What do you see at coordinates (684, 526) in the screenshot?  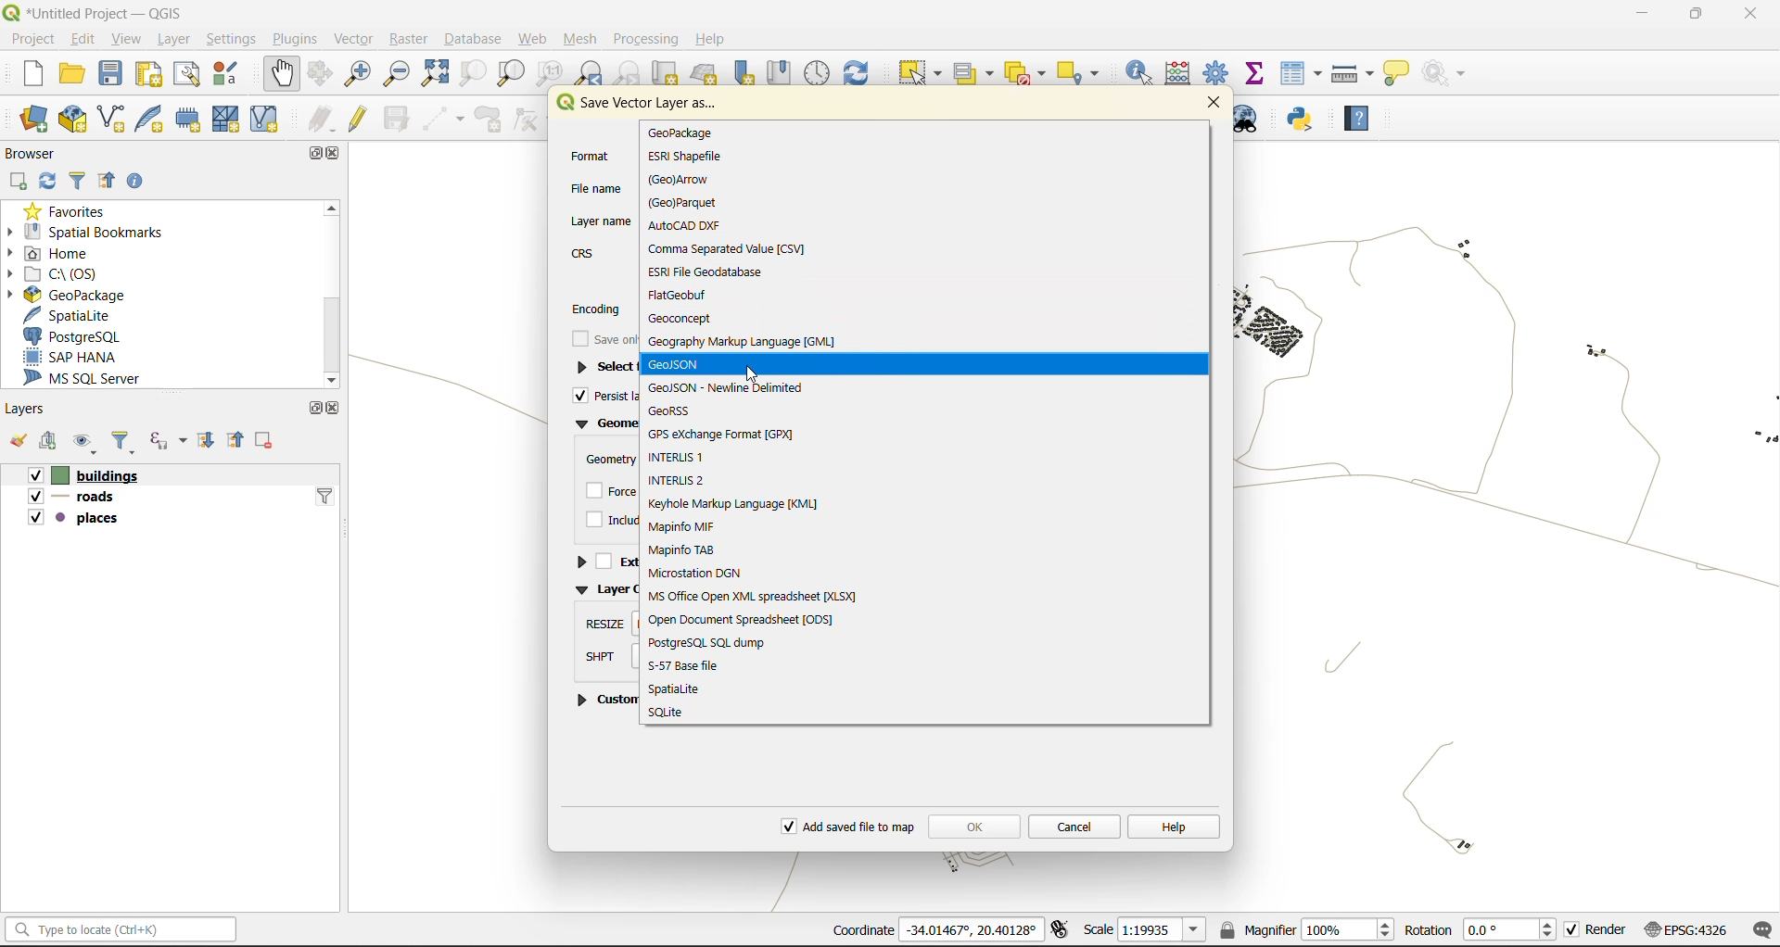 I see `mapinfo` at bounding box center [684, 526].